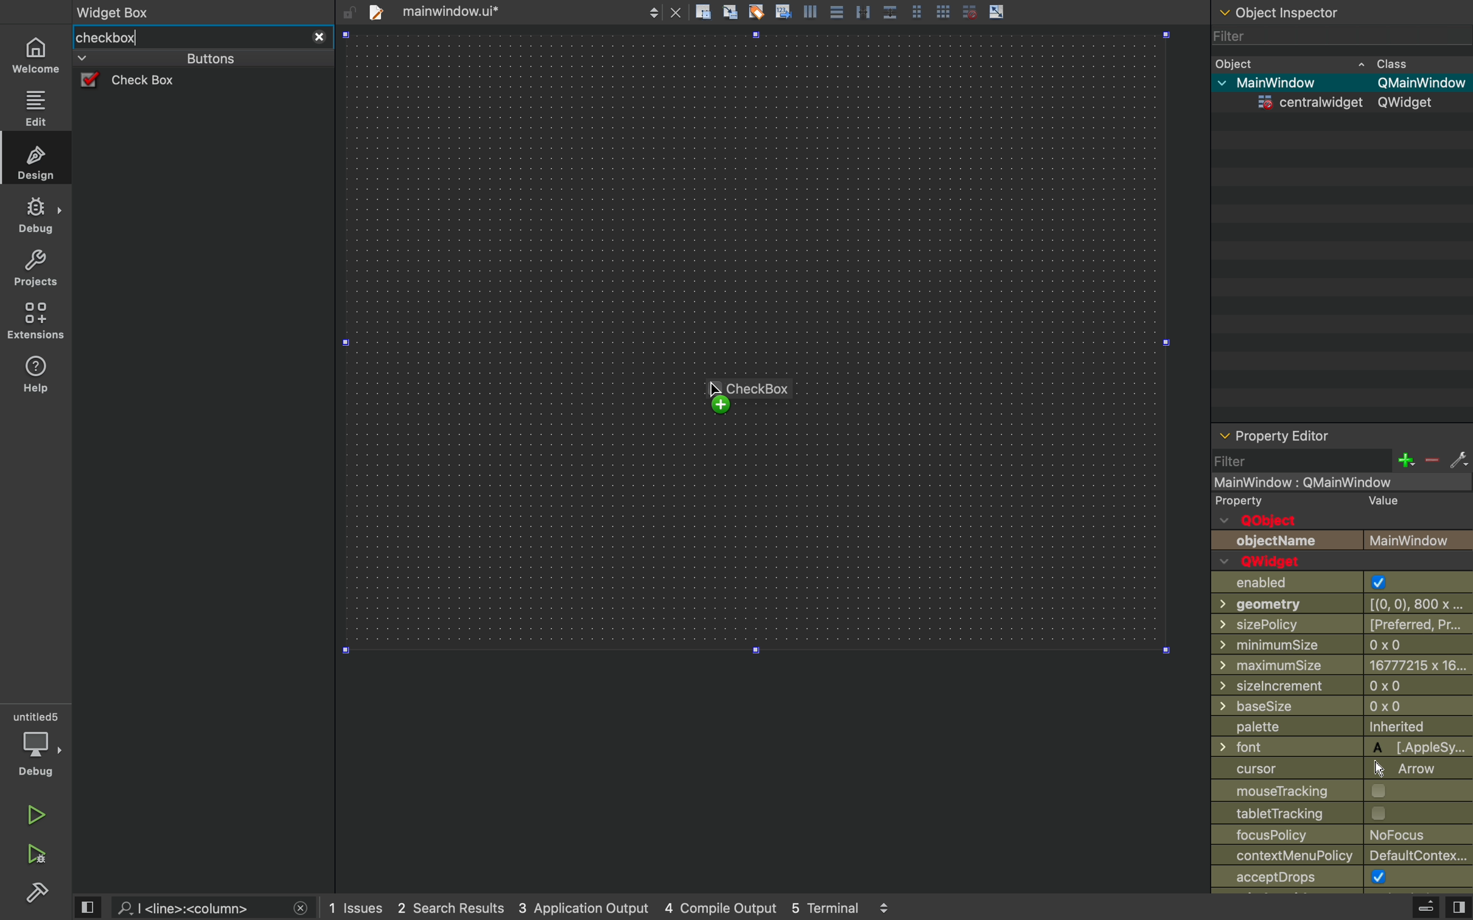  I want to click on check box, so click(150, 82).